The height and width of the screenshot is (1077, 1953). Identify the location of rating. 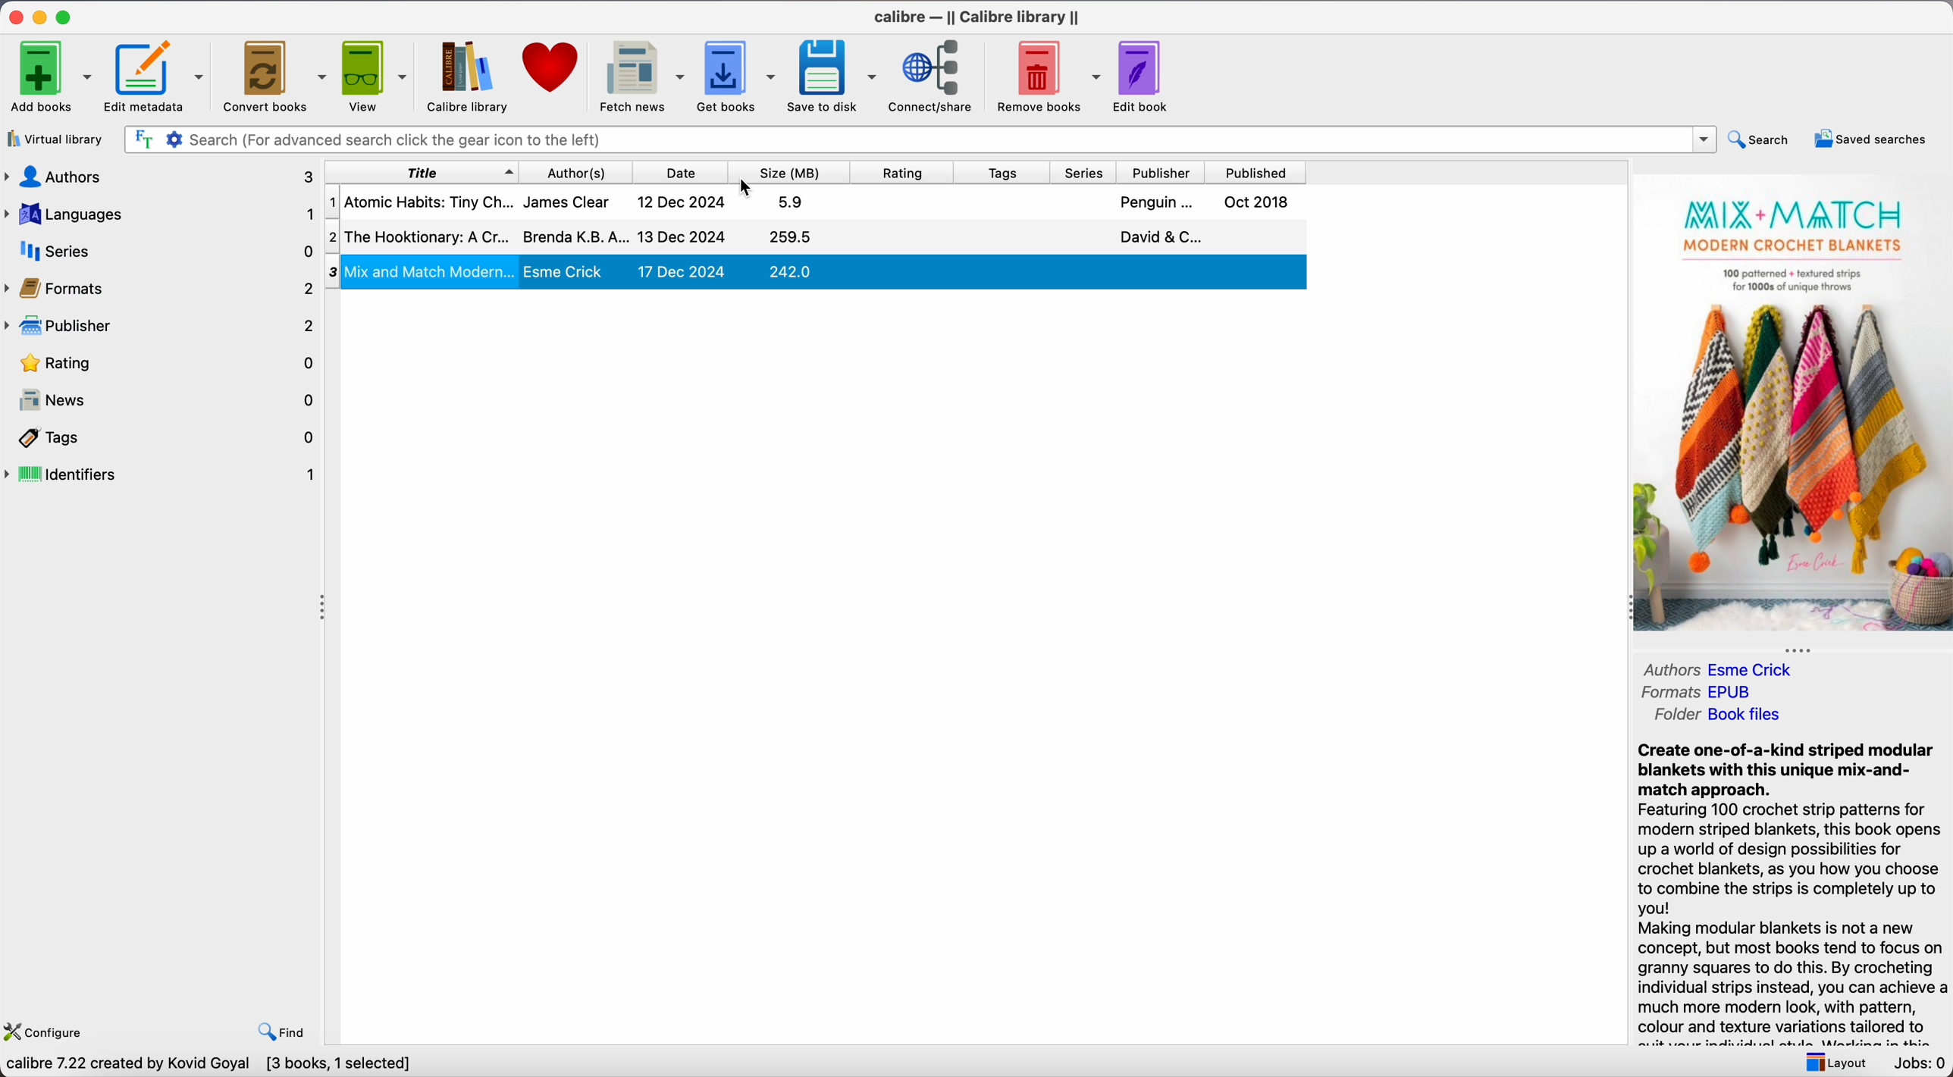
(168, 365).